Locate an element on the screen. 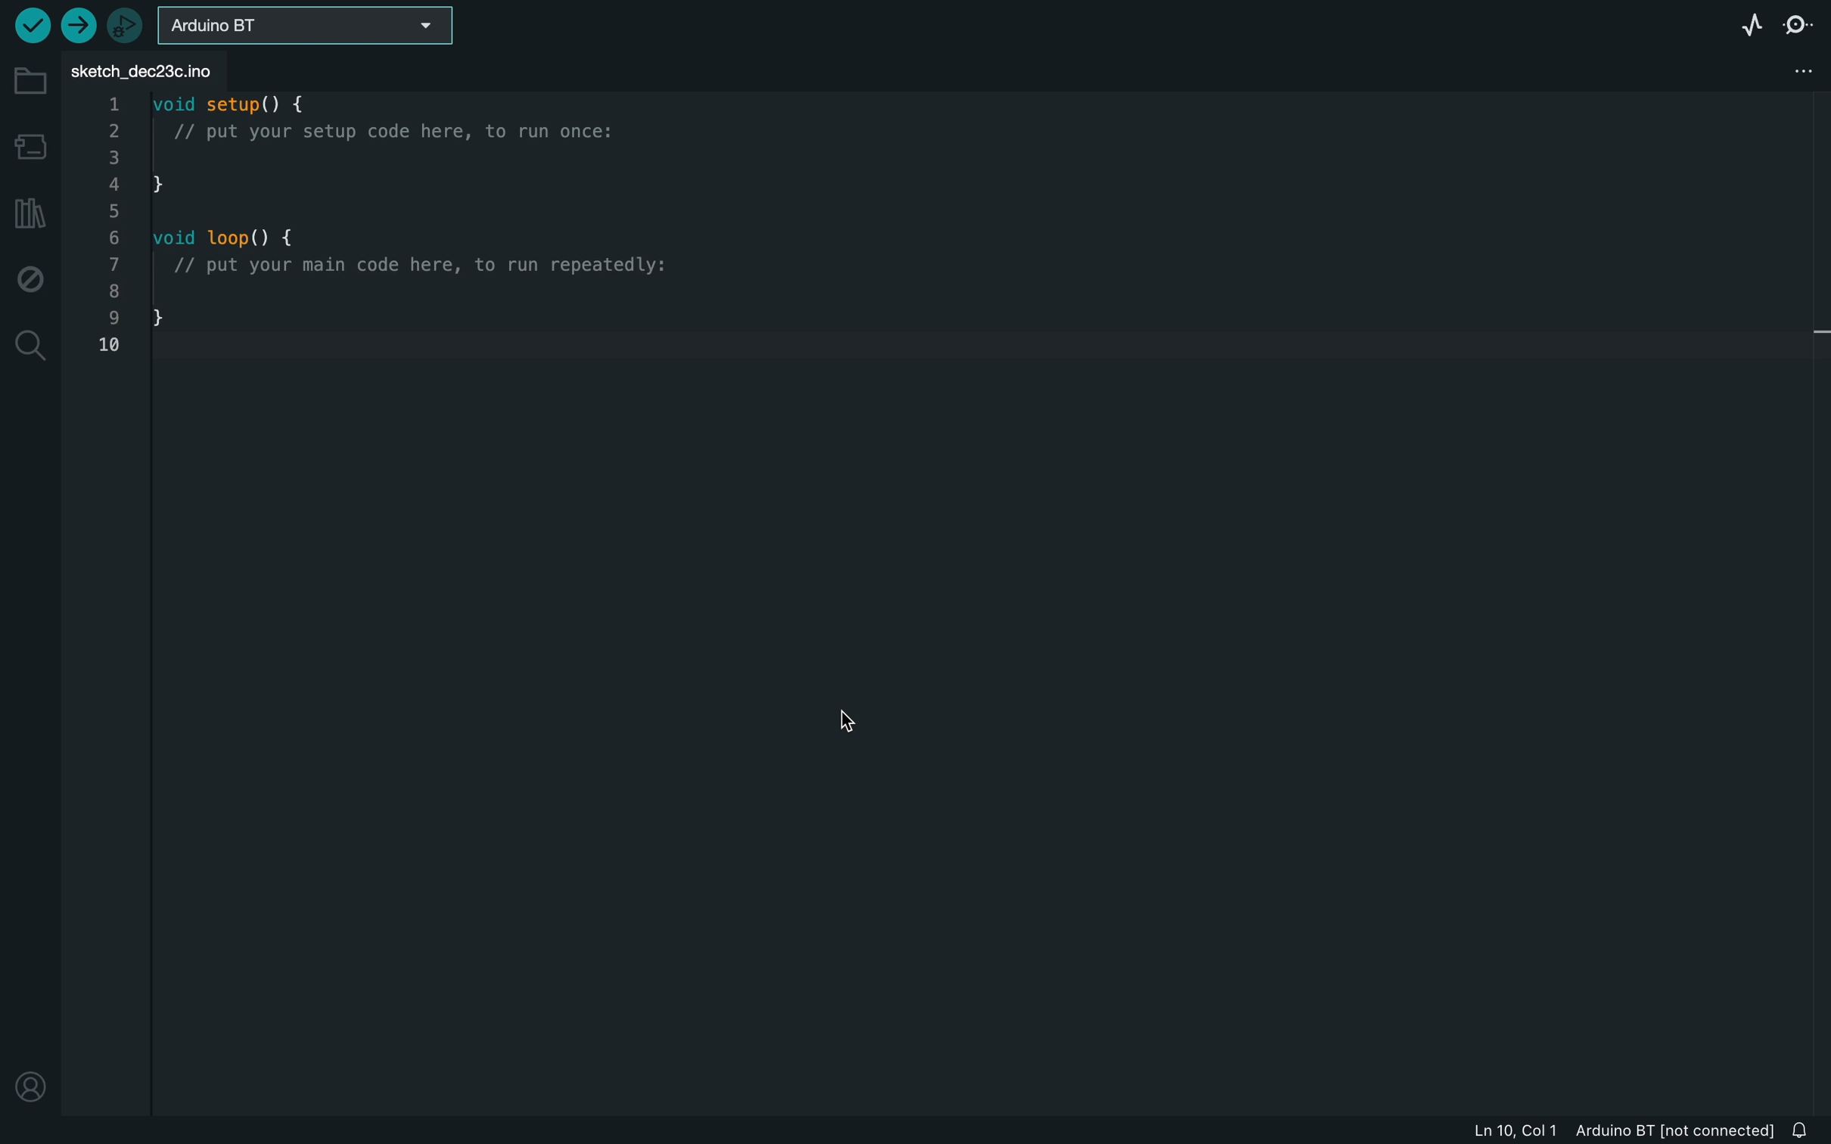 Image resolution: width=1831 pixels, height=1144 pixels. code is located at coordinates (417, 228).